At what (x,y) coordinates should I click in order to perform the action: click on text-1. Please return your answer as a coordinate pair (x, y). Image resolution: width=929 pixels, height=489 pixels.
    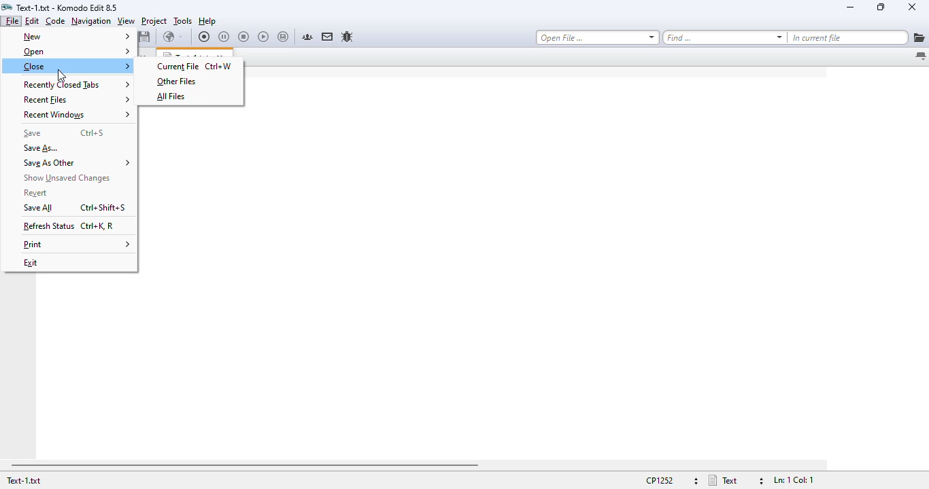
    Looking at the image, I should click on (23, 480).